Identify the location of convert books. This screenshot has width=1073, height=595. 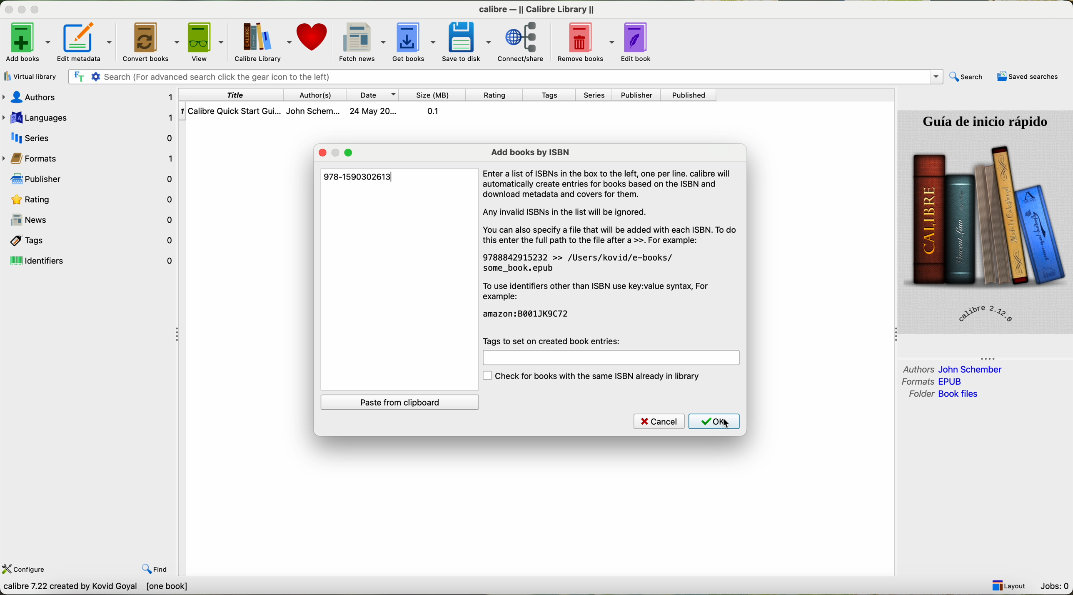
(152, 42).